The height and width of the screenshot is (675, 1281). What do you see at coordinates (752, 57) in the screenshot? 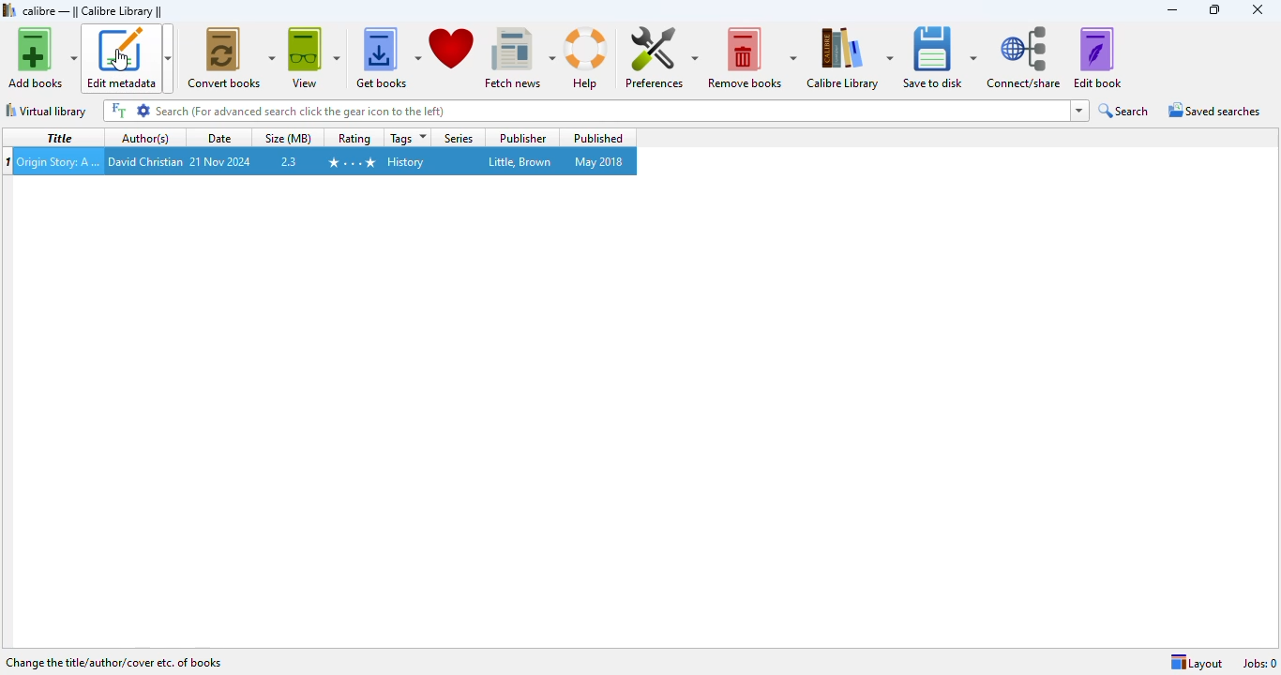
I see `remove books` at bounding box center [752, 57].